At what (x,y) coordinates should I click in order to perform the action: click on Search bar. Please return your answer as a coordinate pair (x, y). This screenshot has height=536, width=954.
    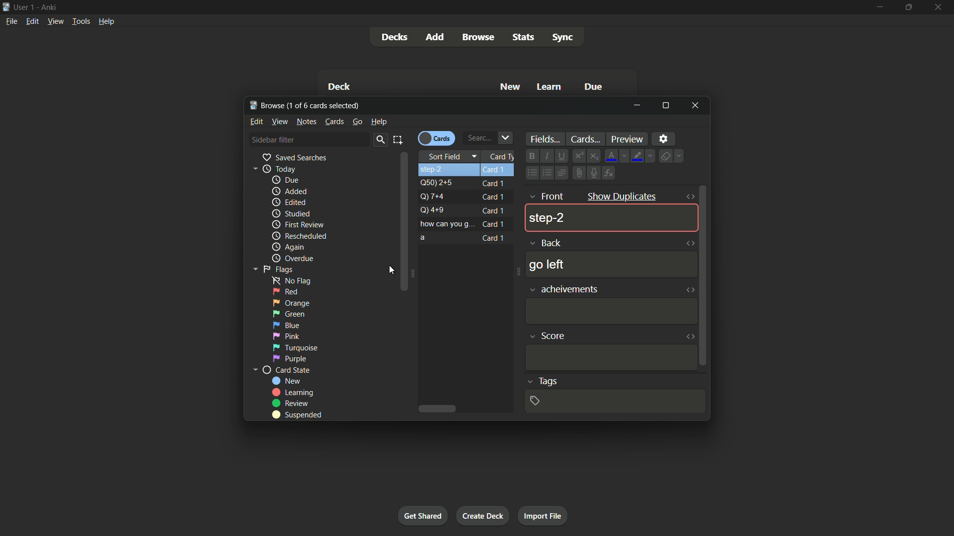
    Looking at the image, I should click on (477, 138).